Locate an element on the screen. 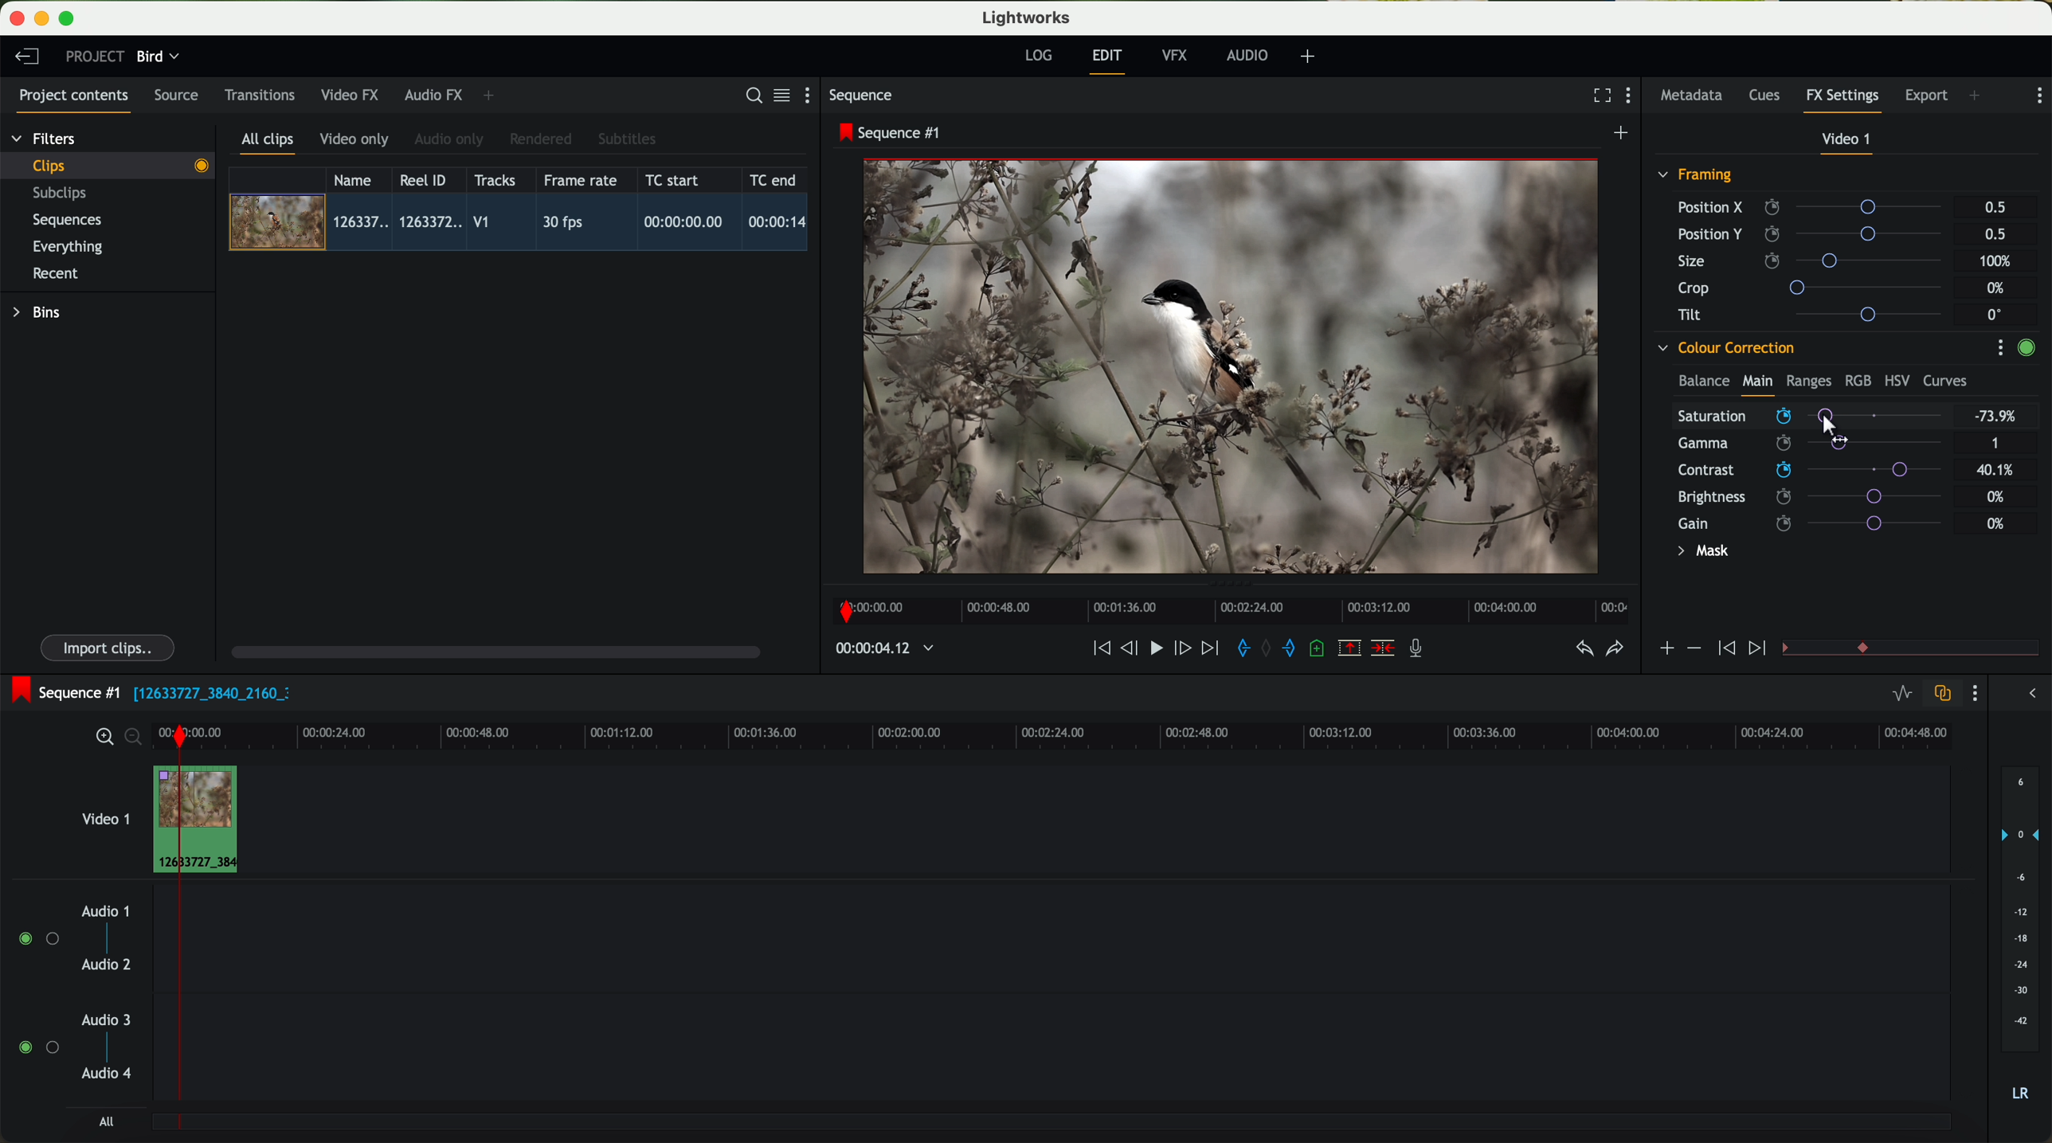  video only is located at coordinates (354, 140).